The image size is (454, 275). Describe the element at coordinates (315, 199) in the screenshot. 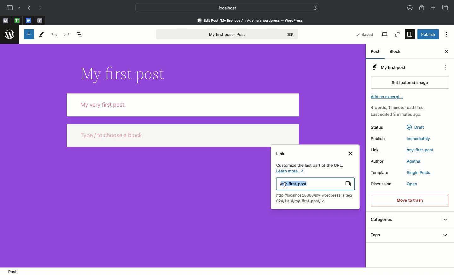

I see `Link` at that location.